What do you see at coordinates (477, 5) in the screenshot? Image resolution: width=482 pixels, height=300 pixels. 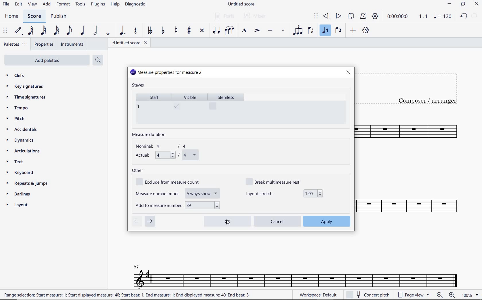 I see `CLOSE` at bounding box center [477, 5].